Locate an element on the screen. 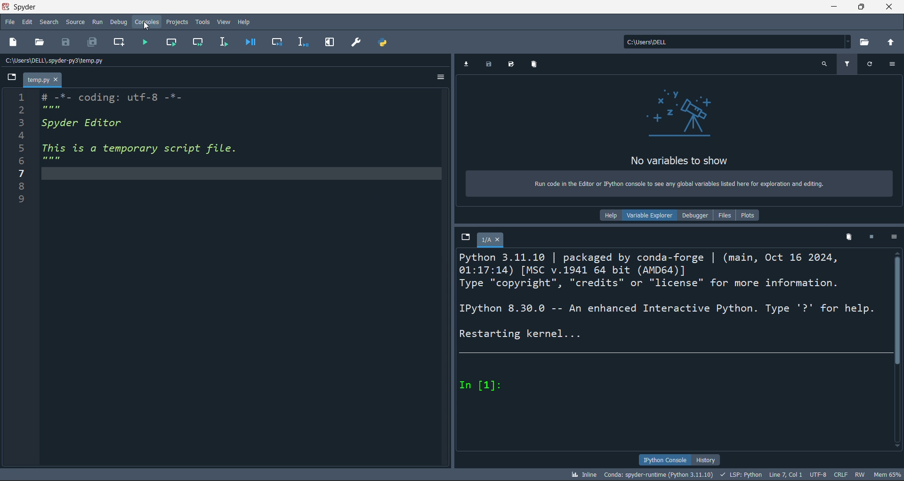 This screenshot has width=904, height=481. delete kernel is located at coordinates (851, 237).